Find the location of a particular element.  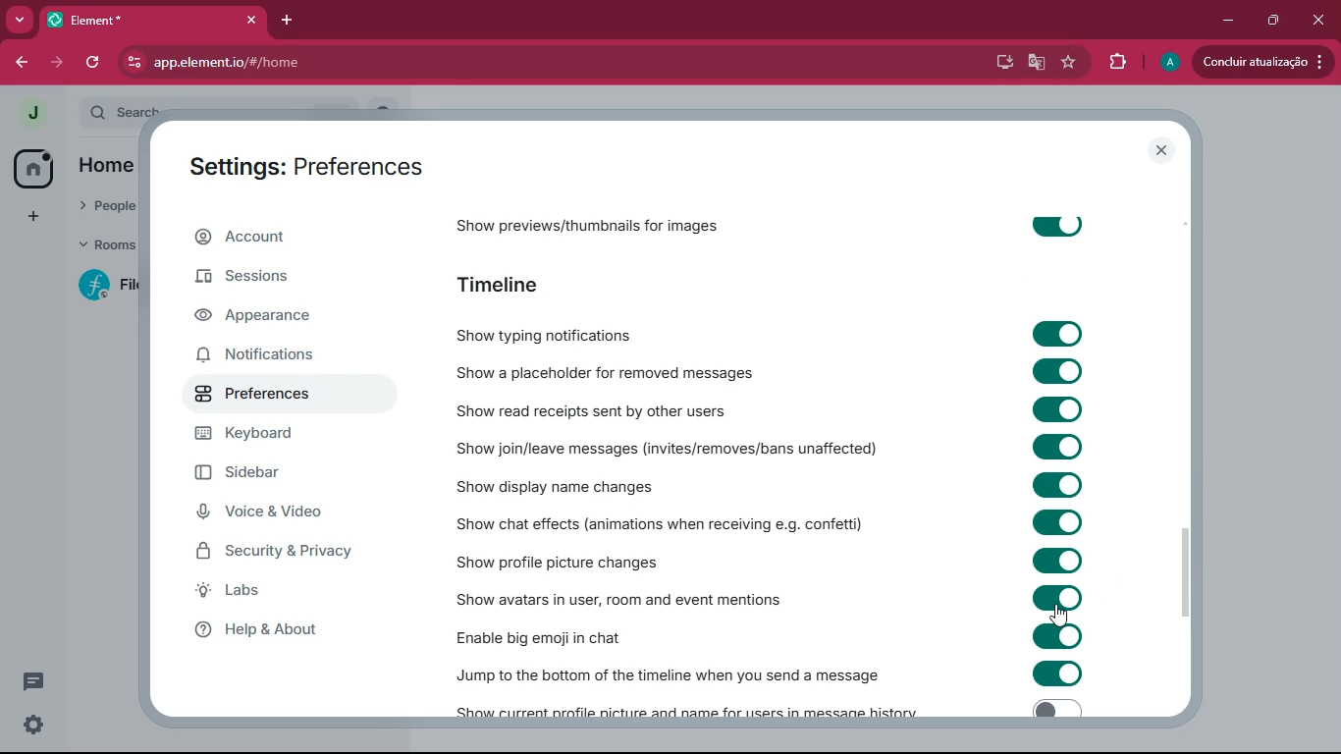

notifications is located at coordinates (277, 355).